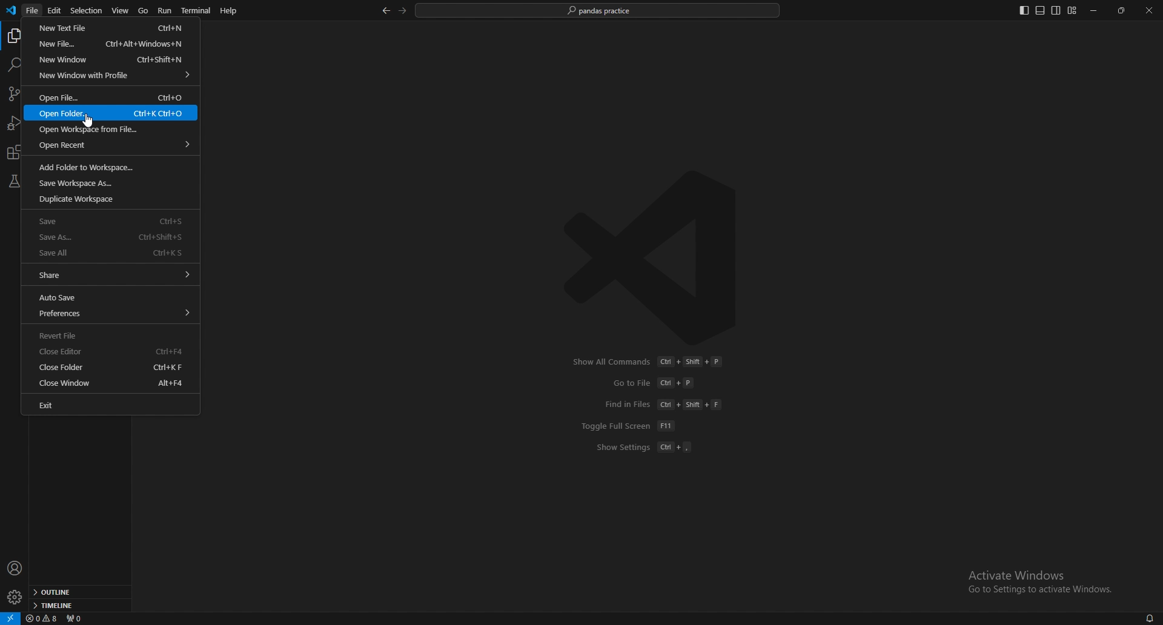  What do you see at coordinates (42, 618) in the screenshot?
I see `warnings` at bounding box center [42, 618].